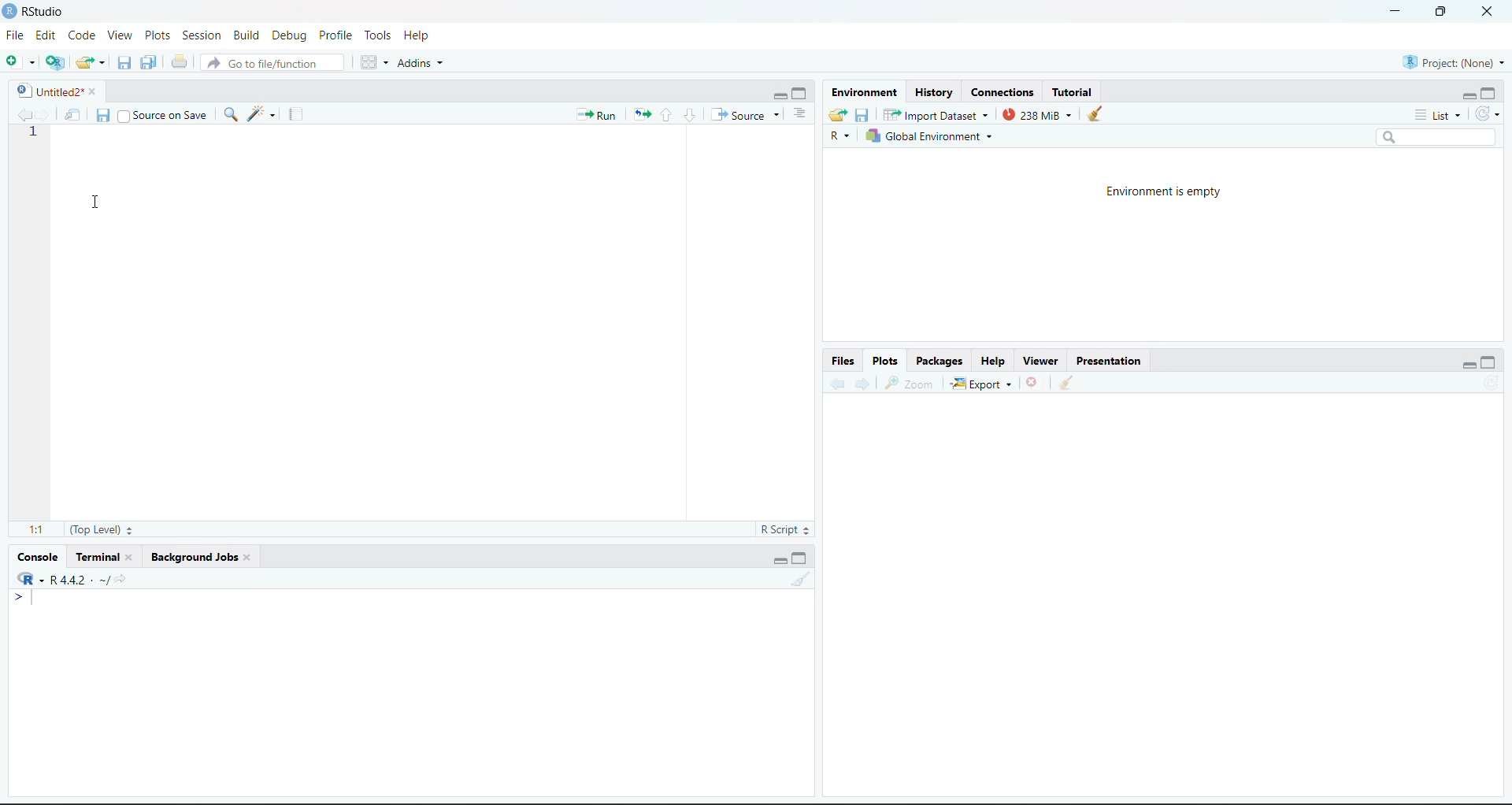 The width and height of the screenshot is (1512, 805). Describe the element at coordinates (780, 561) in the screenshot. I see `minimize` at that location.